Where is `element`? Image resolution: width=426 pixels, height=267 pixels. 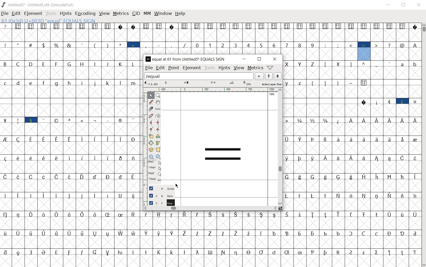
element is located at coordinates (191, 68).